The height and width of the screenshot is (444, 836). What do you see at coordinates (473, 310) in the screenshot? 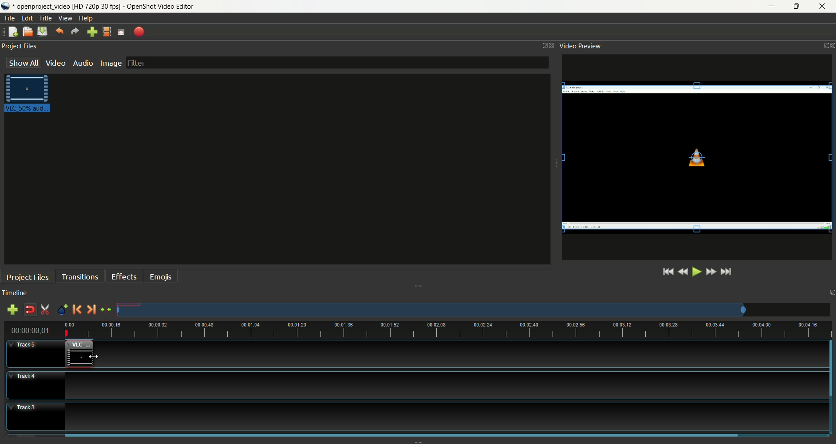
I see `zoom factor` at bounding box center [473, 310].